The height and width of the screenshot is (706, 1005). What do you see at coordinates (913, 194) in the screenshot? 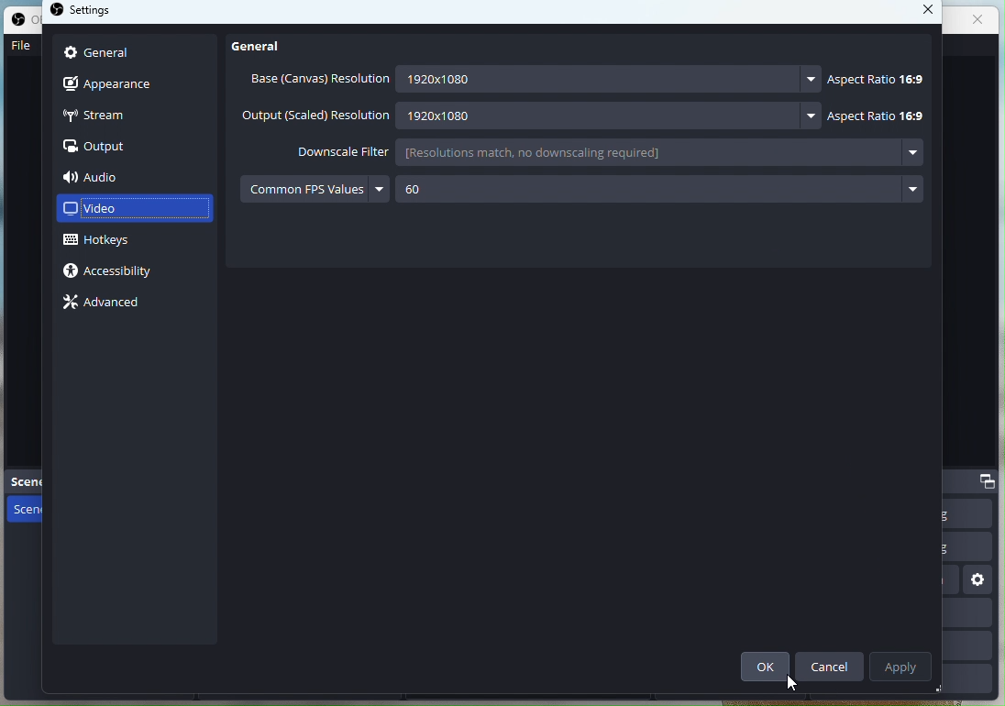
I see `more options` at bounding box center [913, 194].